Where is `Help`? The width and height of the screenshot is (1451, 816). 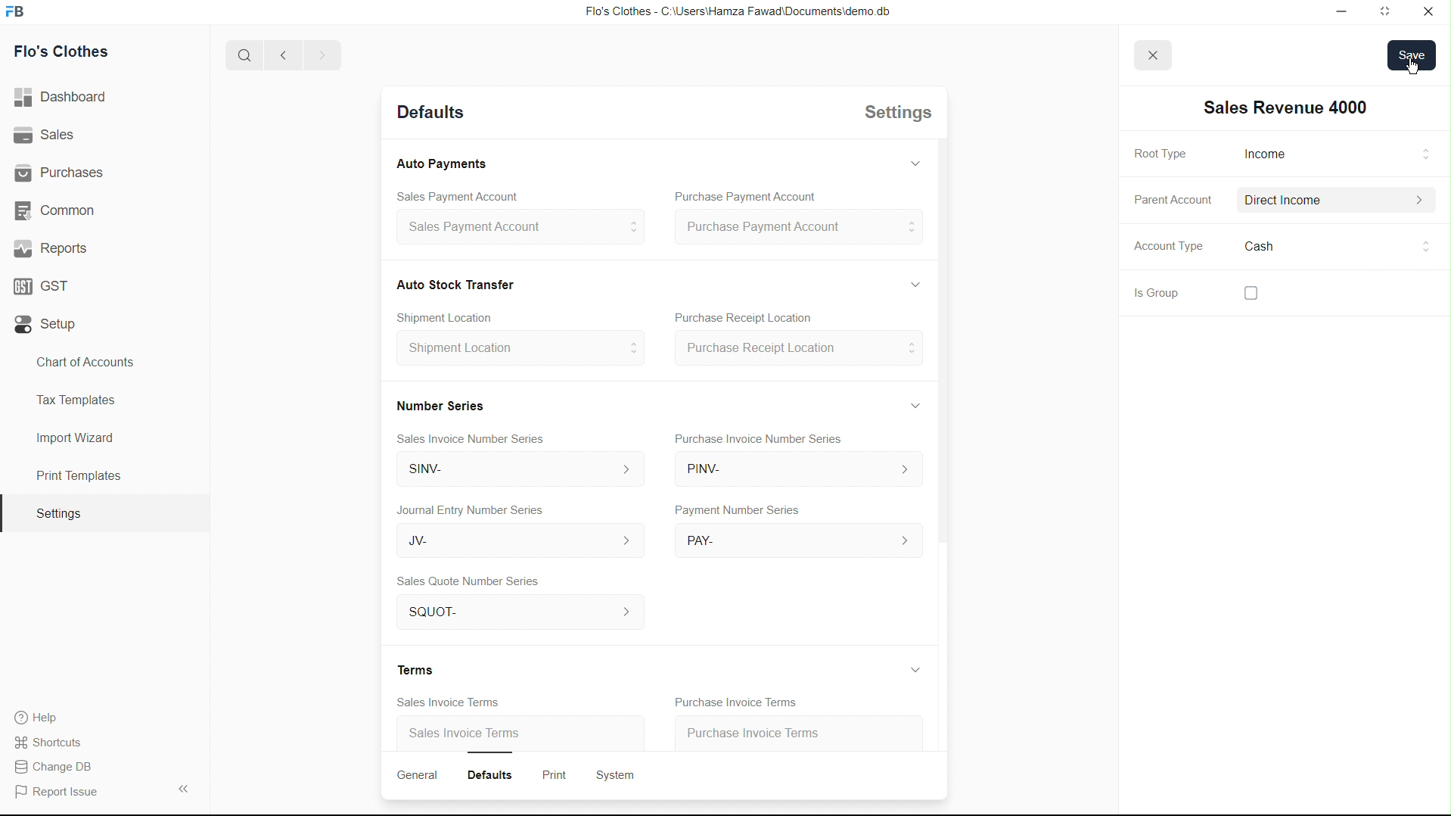
Help is located at coordinates (42, 718).